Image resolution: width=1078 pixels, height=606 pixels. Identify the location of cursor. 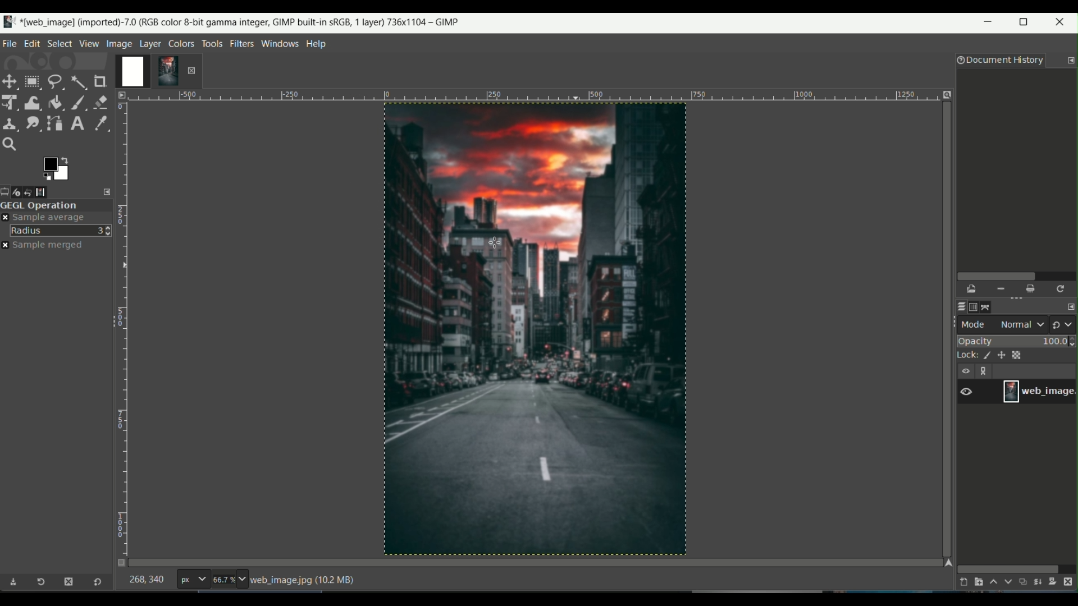
(495, 244).